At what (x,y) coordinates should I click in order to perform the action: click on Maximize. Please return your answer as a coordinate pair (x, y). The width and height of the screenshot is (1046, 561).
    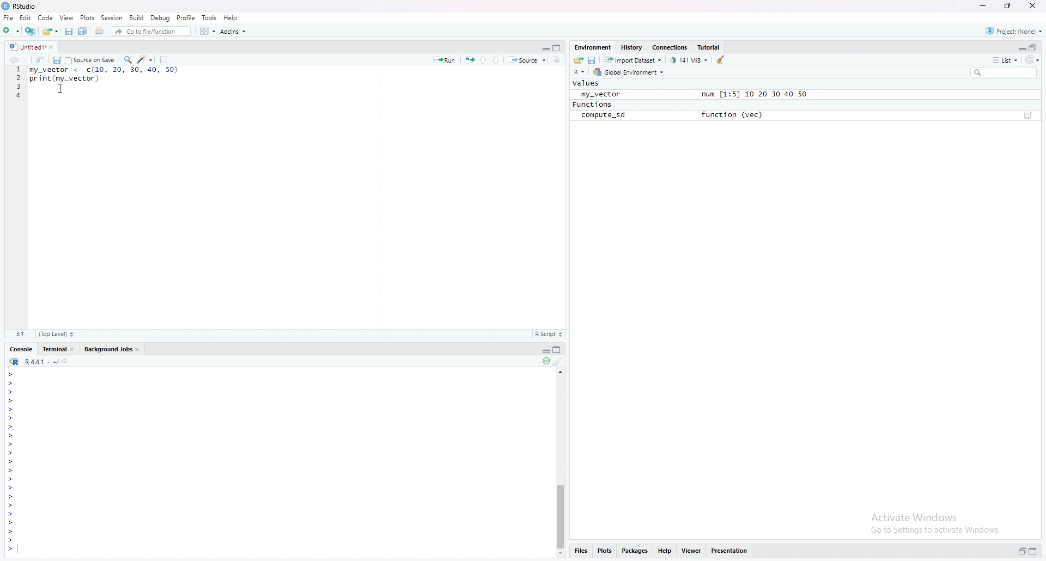
    Looking at the image, I should click on (1033, 551).